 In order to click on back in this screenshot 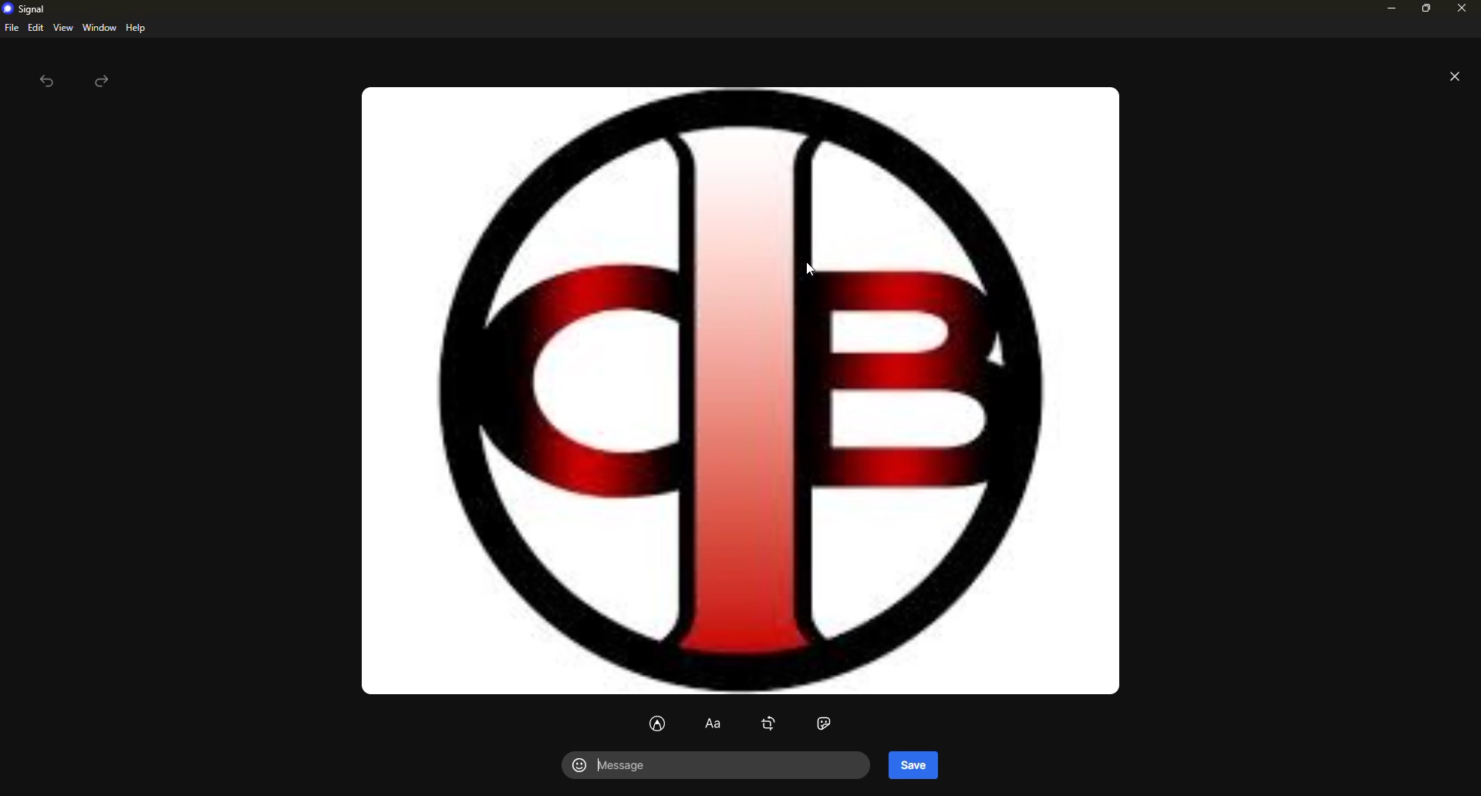, I will do `click(46, 83)`.